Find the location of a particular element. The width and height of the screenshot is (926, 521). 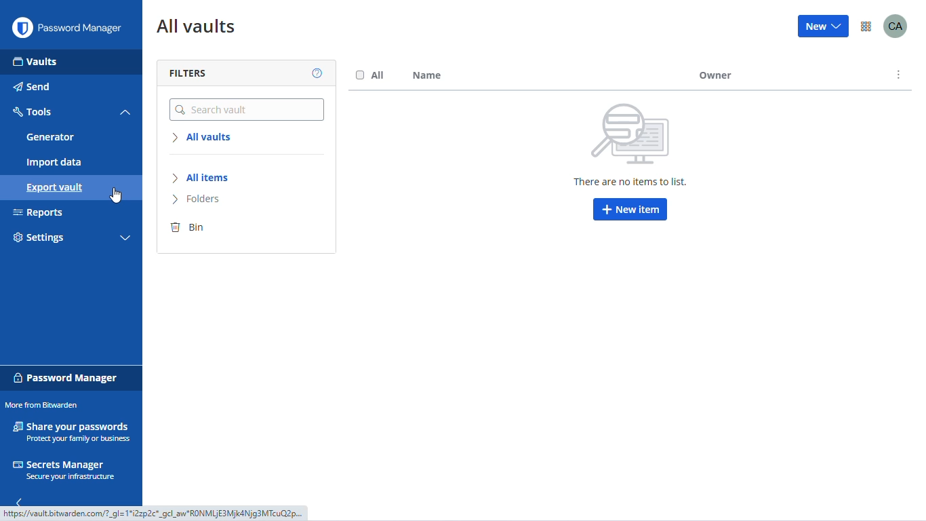

settings is located at coordinates (39, 238).